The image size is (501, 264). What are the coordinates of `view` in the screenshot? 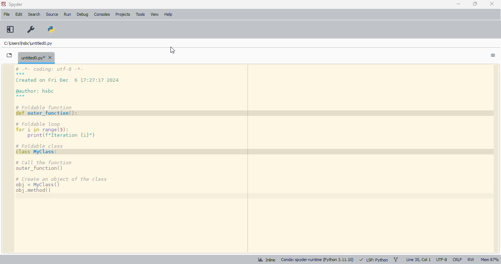 It's located at (155, 14).